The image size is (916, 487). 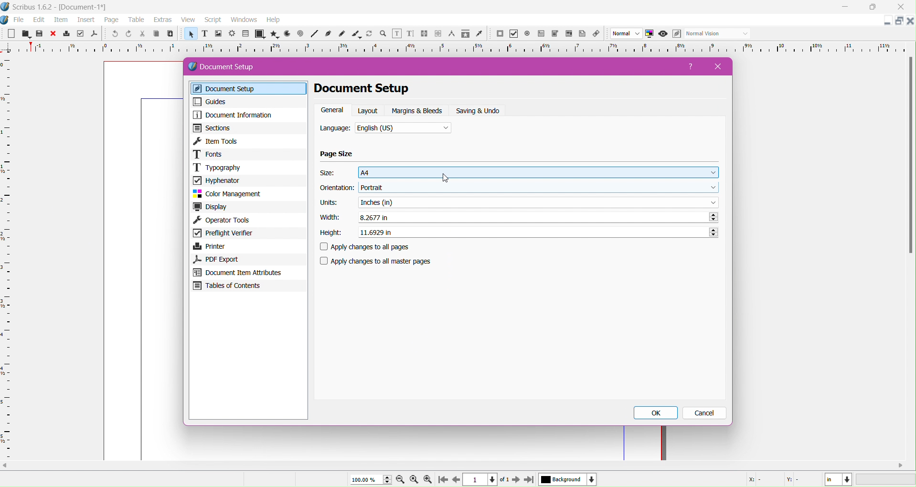 What do you see at coordinates (909, 158) in the screenshot?
I see `Scroll` at bounding box center [909, 158].